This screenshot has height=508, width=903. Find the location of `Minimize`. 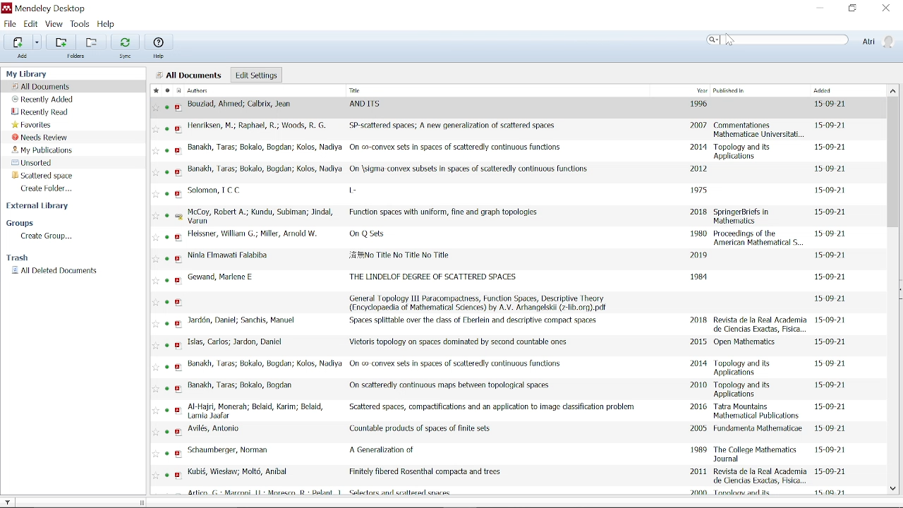

Minimize is located at coordinates (817, 7).